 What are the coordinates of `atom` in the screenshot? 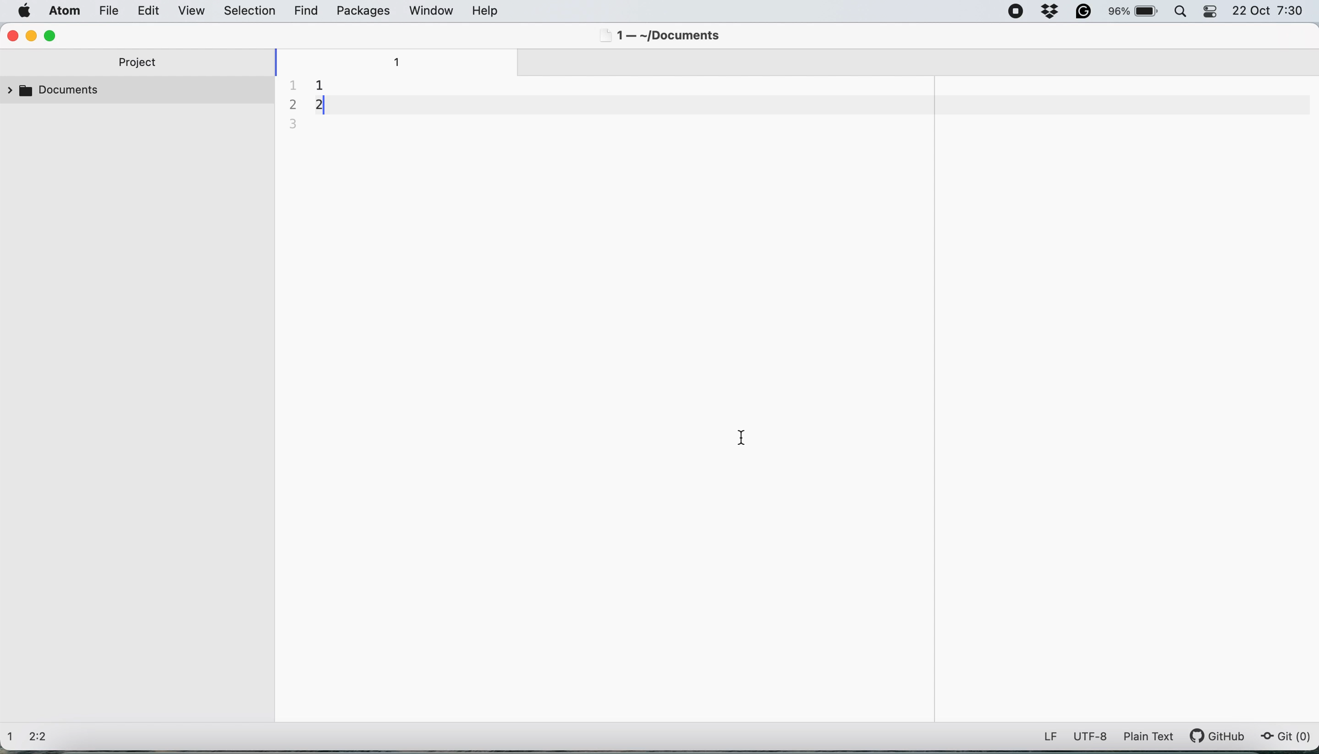 It's located at (67, 12).